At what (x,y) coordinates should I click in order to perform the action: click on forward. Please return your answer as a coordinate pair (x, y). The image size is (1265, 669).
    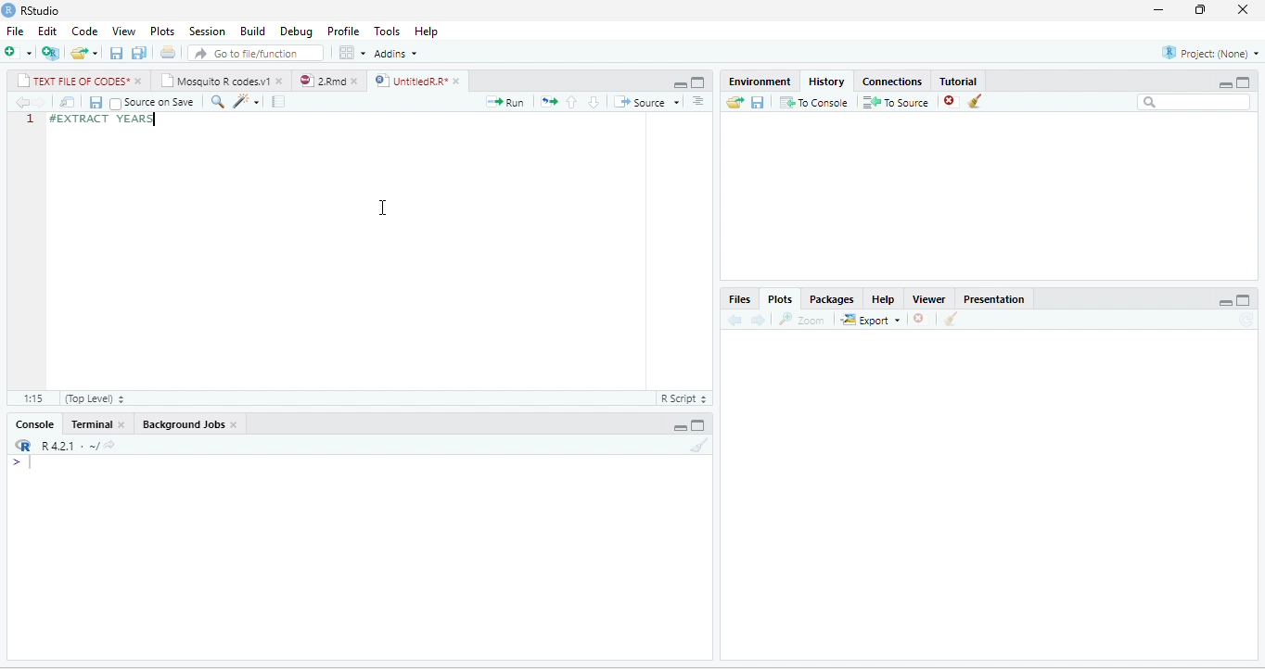
    Looking at the image, I should click on (40, 102).